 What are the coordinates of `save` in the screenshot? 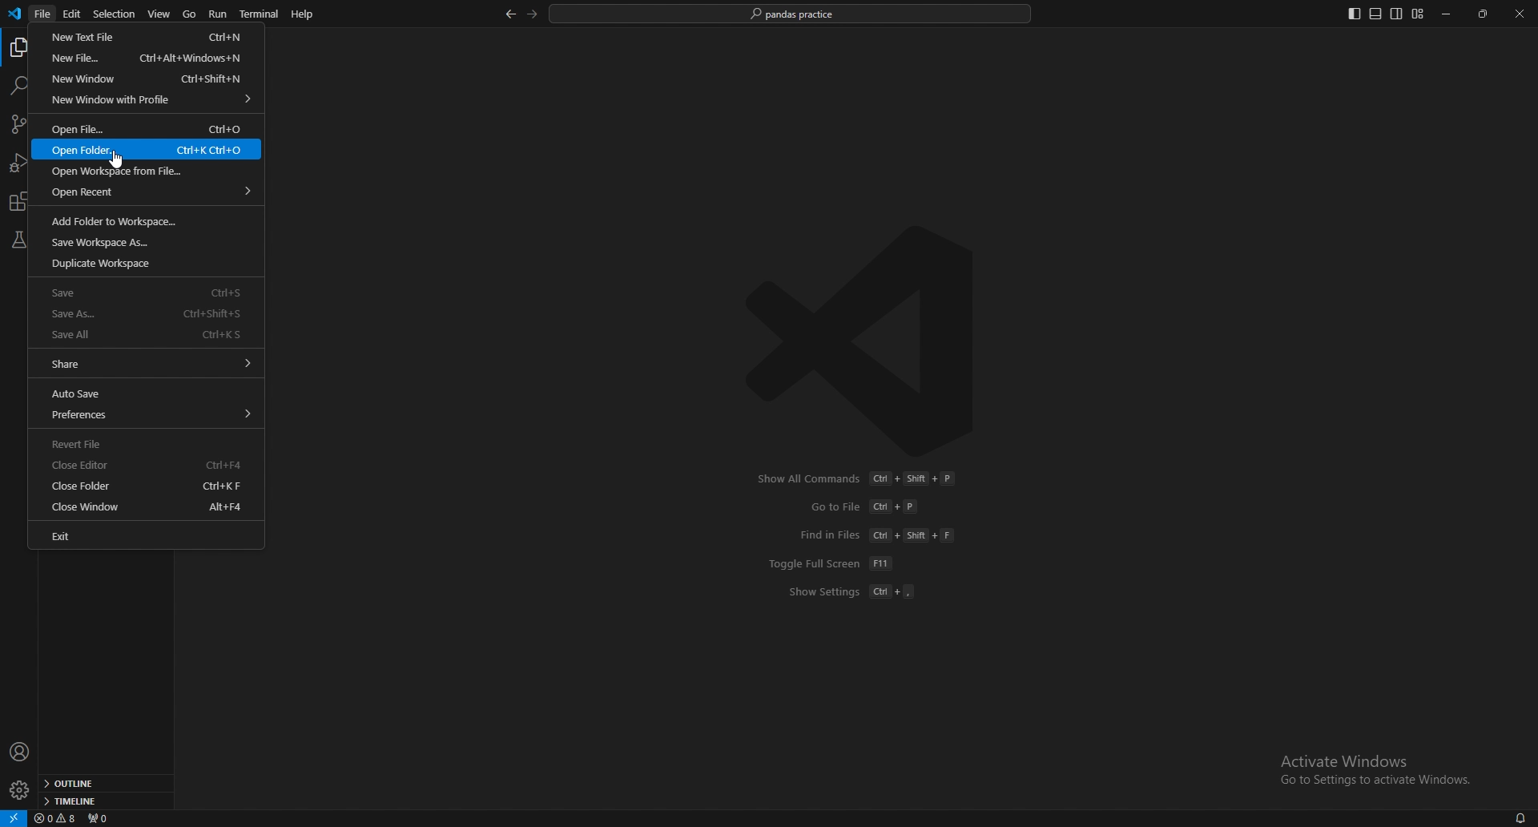 It's located at (145, 291).